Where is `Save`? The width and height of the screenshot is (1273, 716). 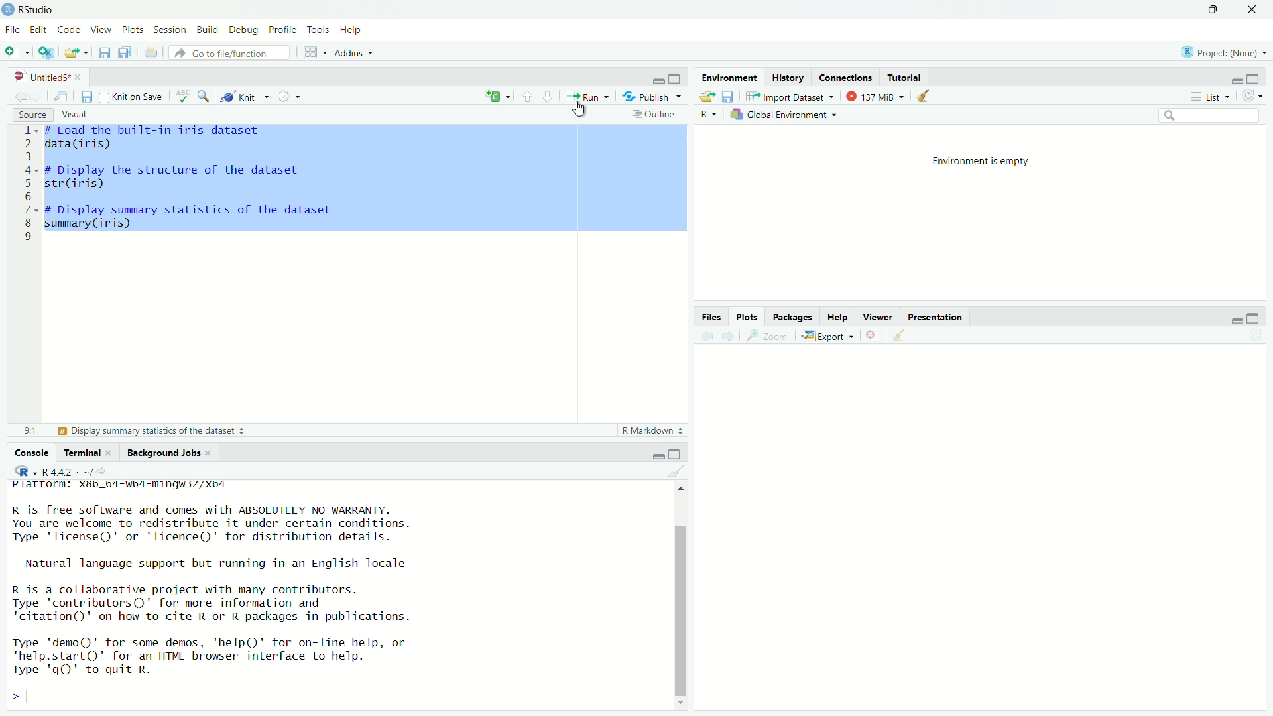 Save is located at coordinates (731, 95).